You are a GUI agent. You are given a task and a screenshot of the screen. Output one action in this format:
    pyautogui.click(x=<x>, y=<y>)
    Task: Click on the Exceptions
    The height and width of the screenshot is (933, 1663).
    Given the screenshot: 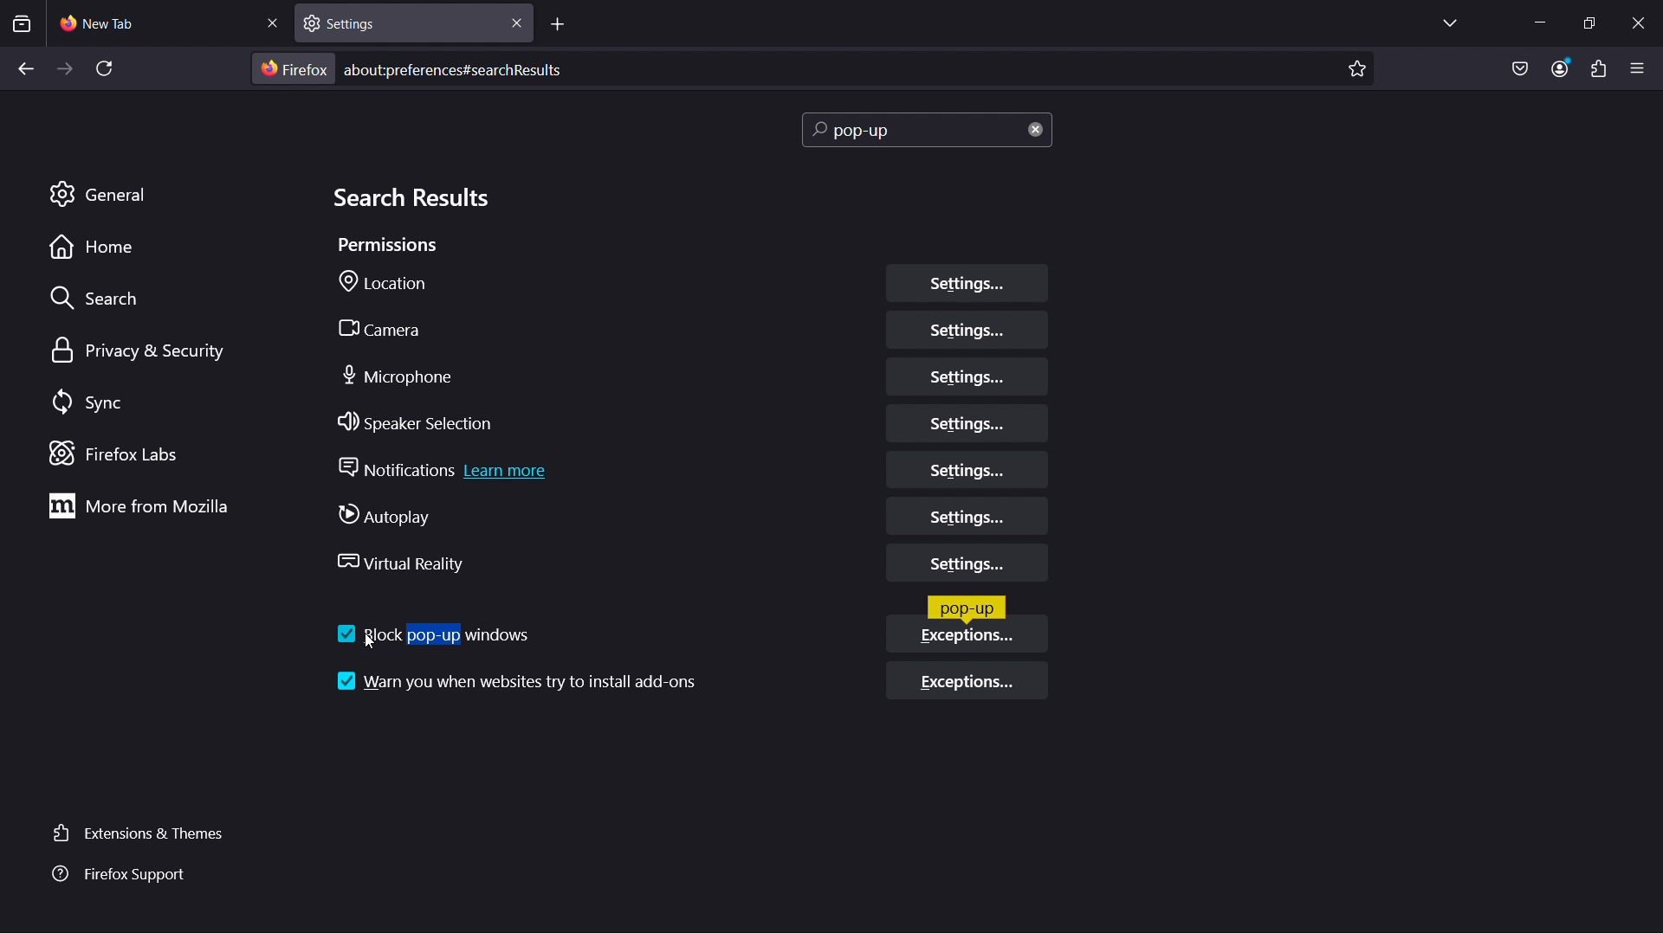 What is the action you would take?
    pyautogui.click(x=969, y=684)
    